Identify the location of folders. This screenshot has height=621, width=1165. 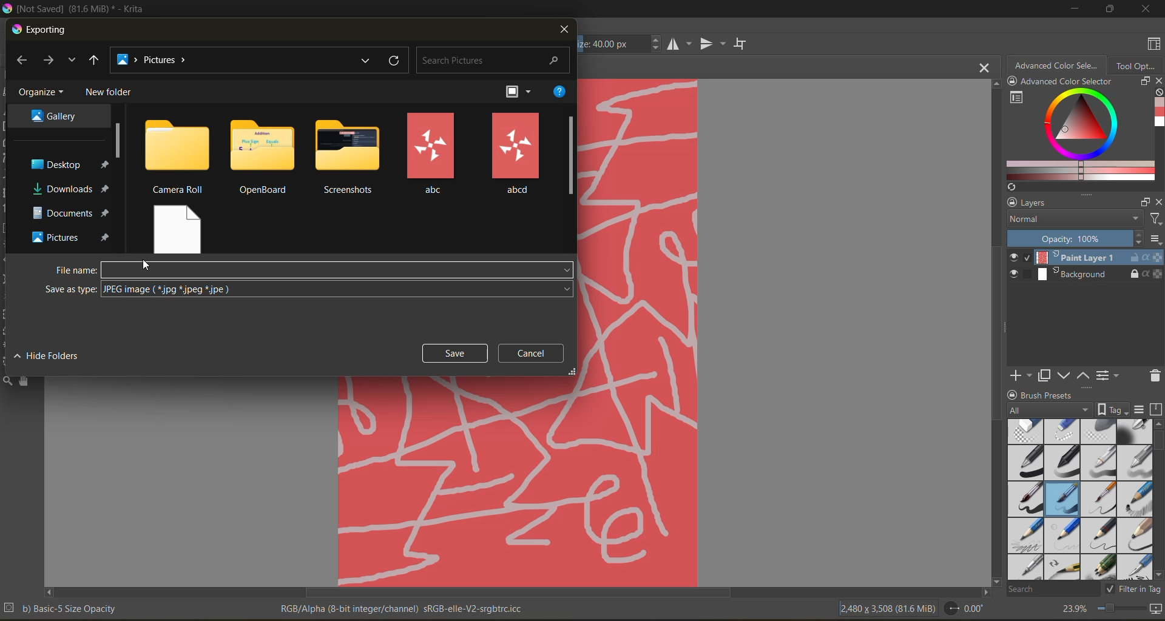
(177, 156).